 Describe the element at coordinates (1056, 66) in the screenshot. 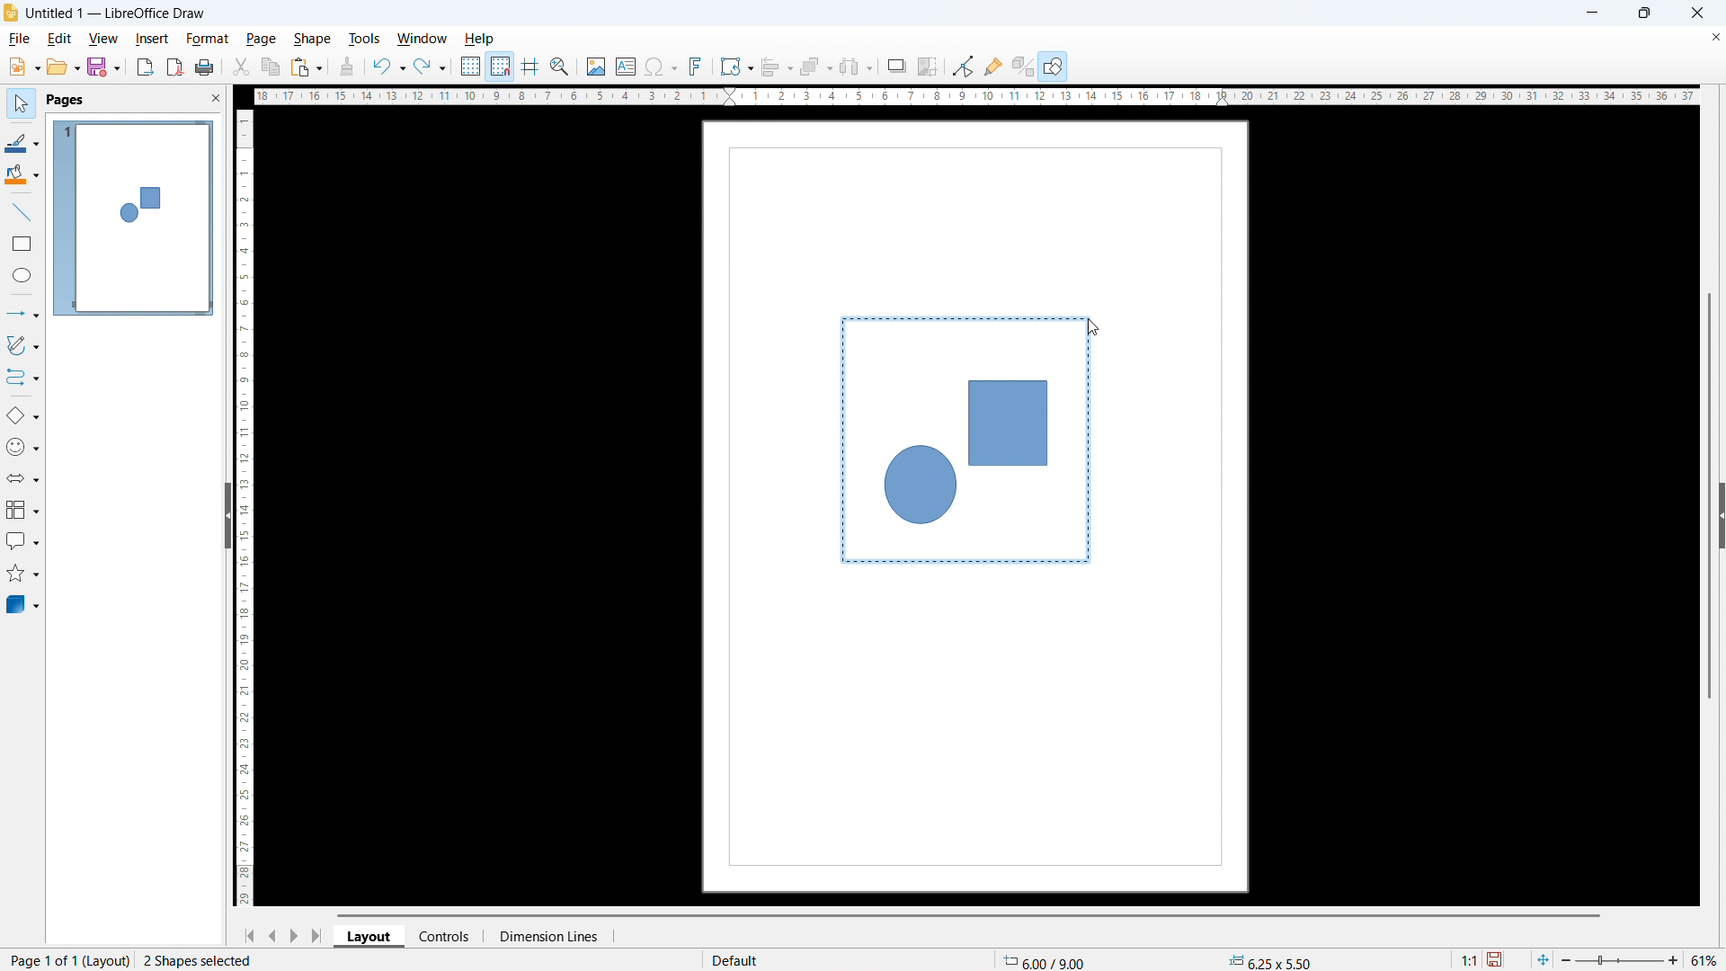

I see `open draw functions` at that location.